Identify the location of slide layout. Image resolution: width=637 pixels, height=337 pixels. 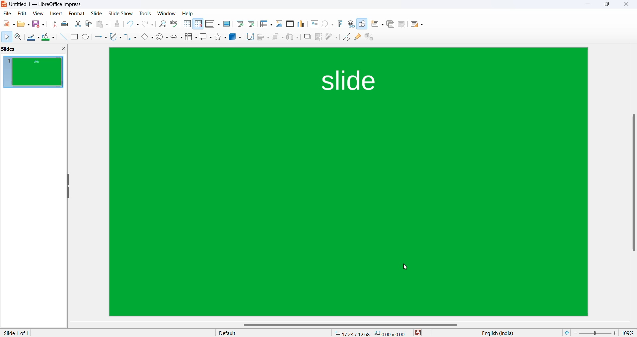
(416, 25).